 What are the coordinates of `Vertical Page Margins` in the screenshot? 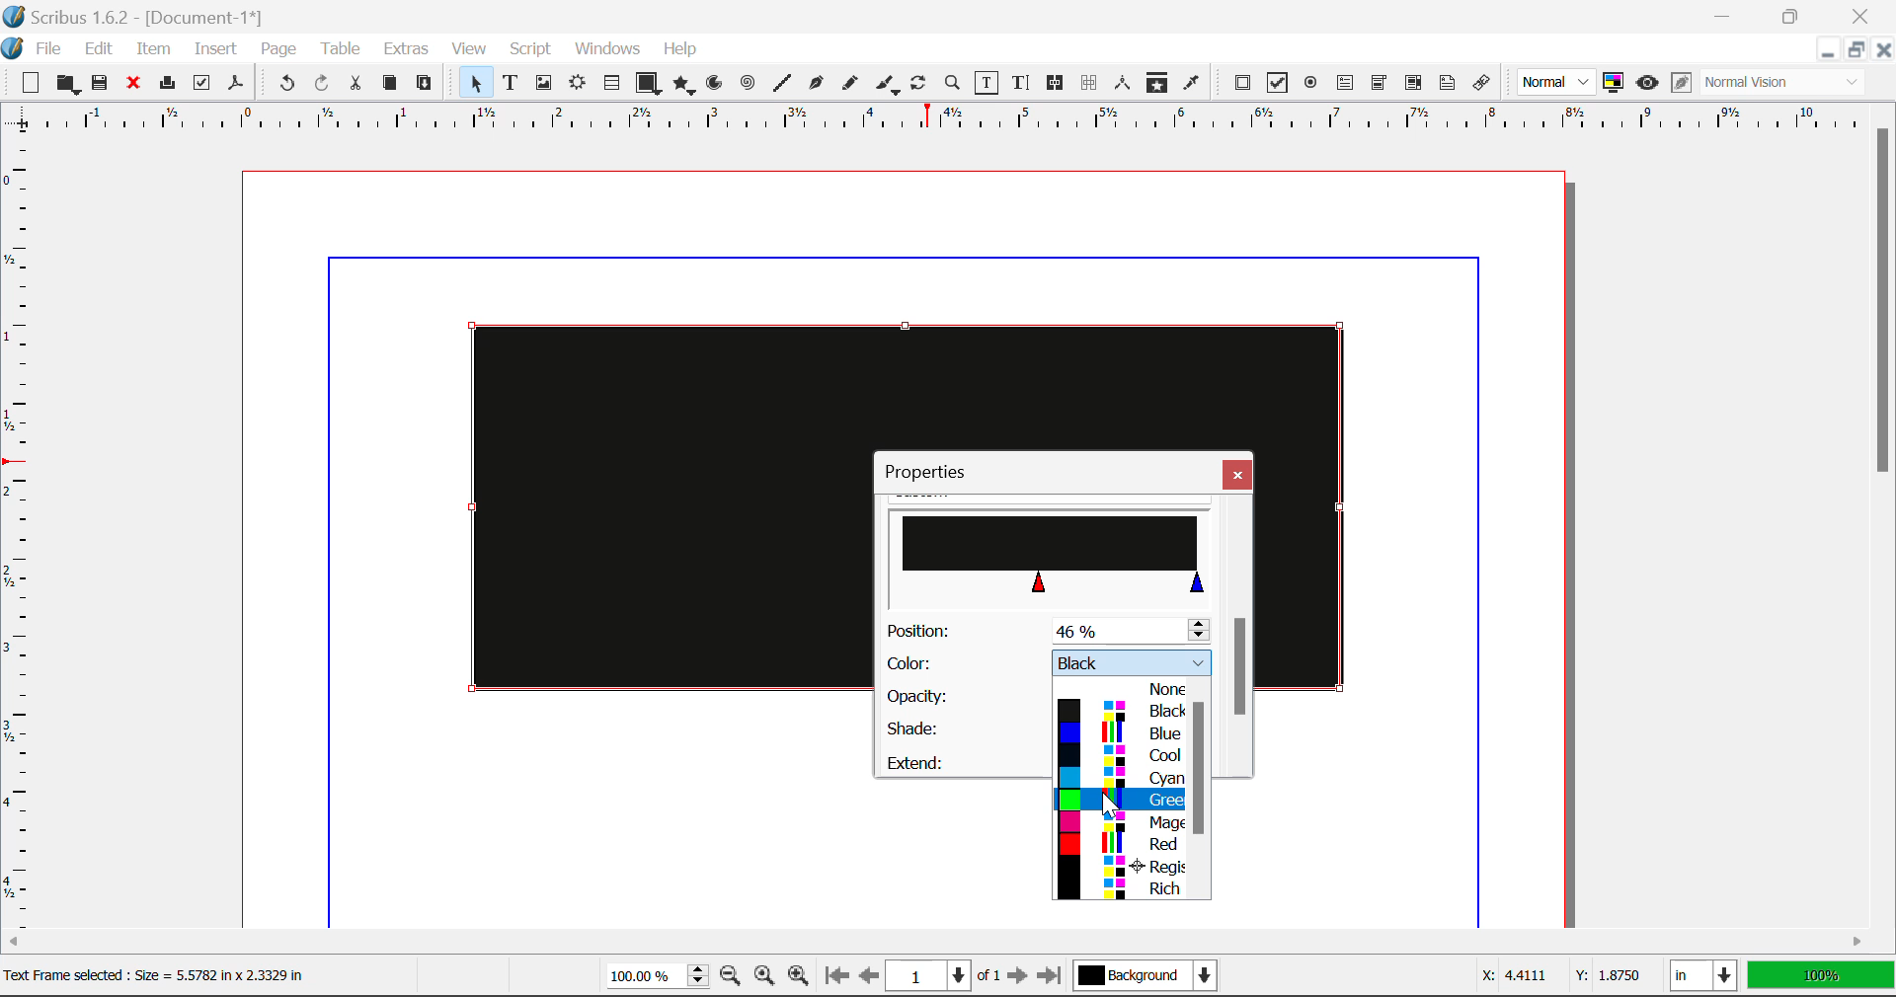 It's located at (947, 124).